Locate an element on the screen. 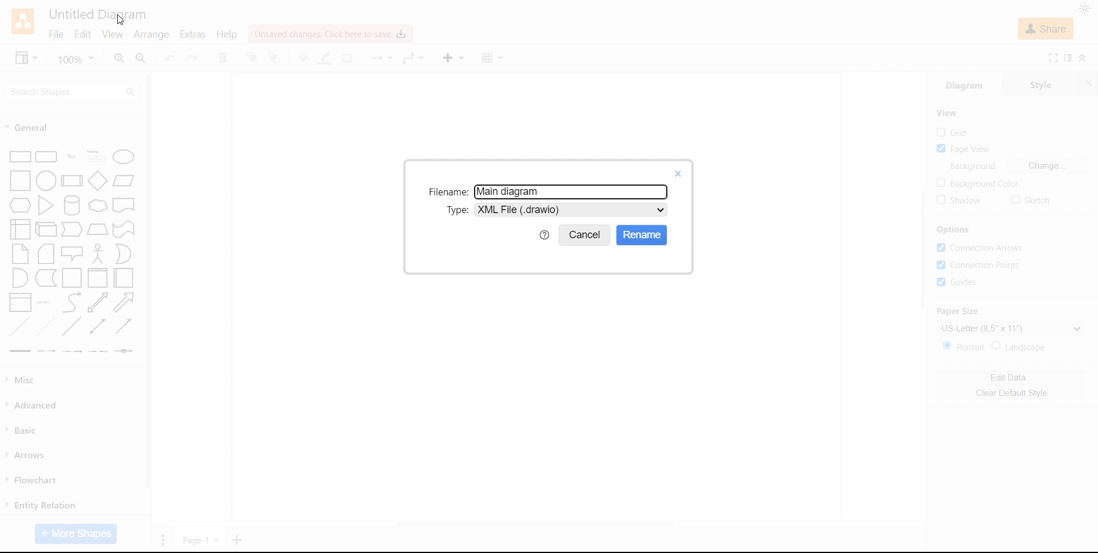 This screenshot has height=553, width=1098. Extras  is located at coordinates (192, 34).